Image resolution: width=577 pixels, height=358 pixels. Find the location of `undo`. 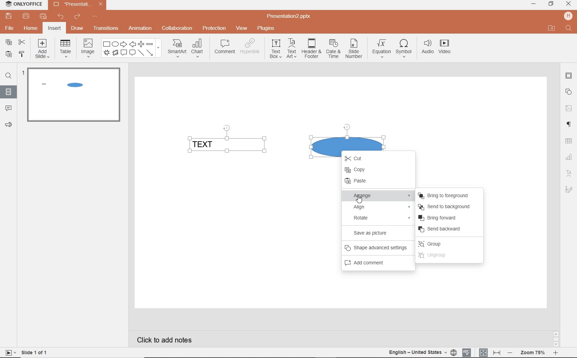

undo is located at coordinates (58, 17).